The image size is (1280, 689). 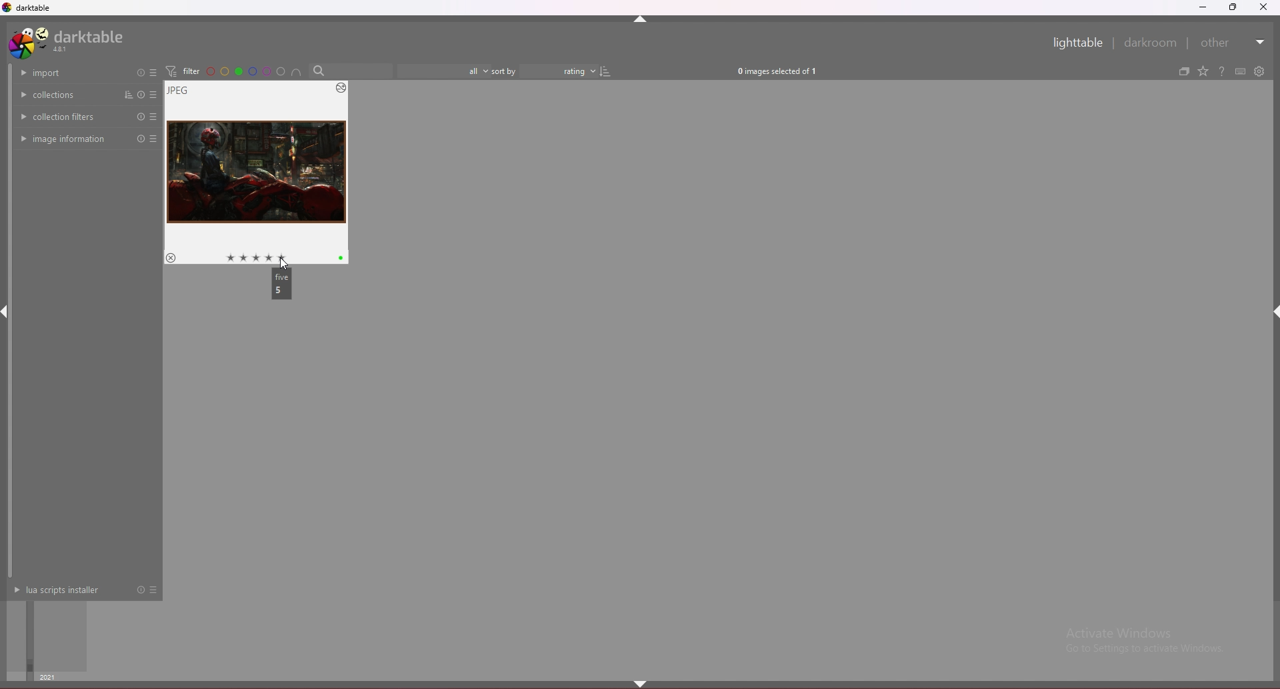 What do you see at coordinates (11, 319) in the screenshot?
I see `scroll bar` at bounding box center [11, 319].